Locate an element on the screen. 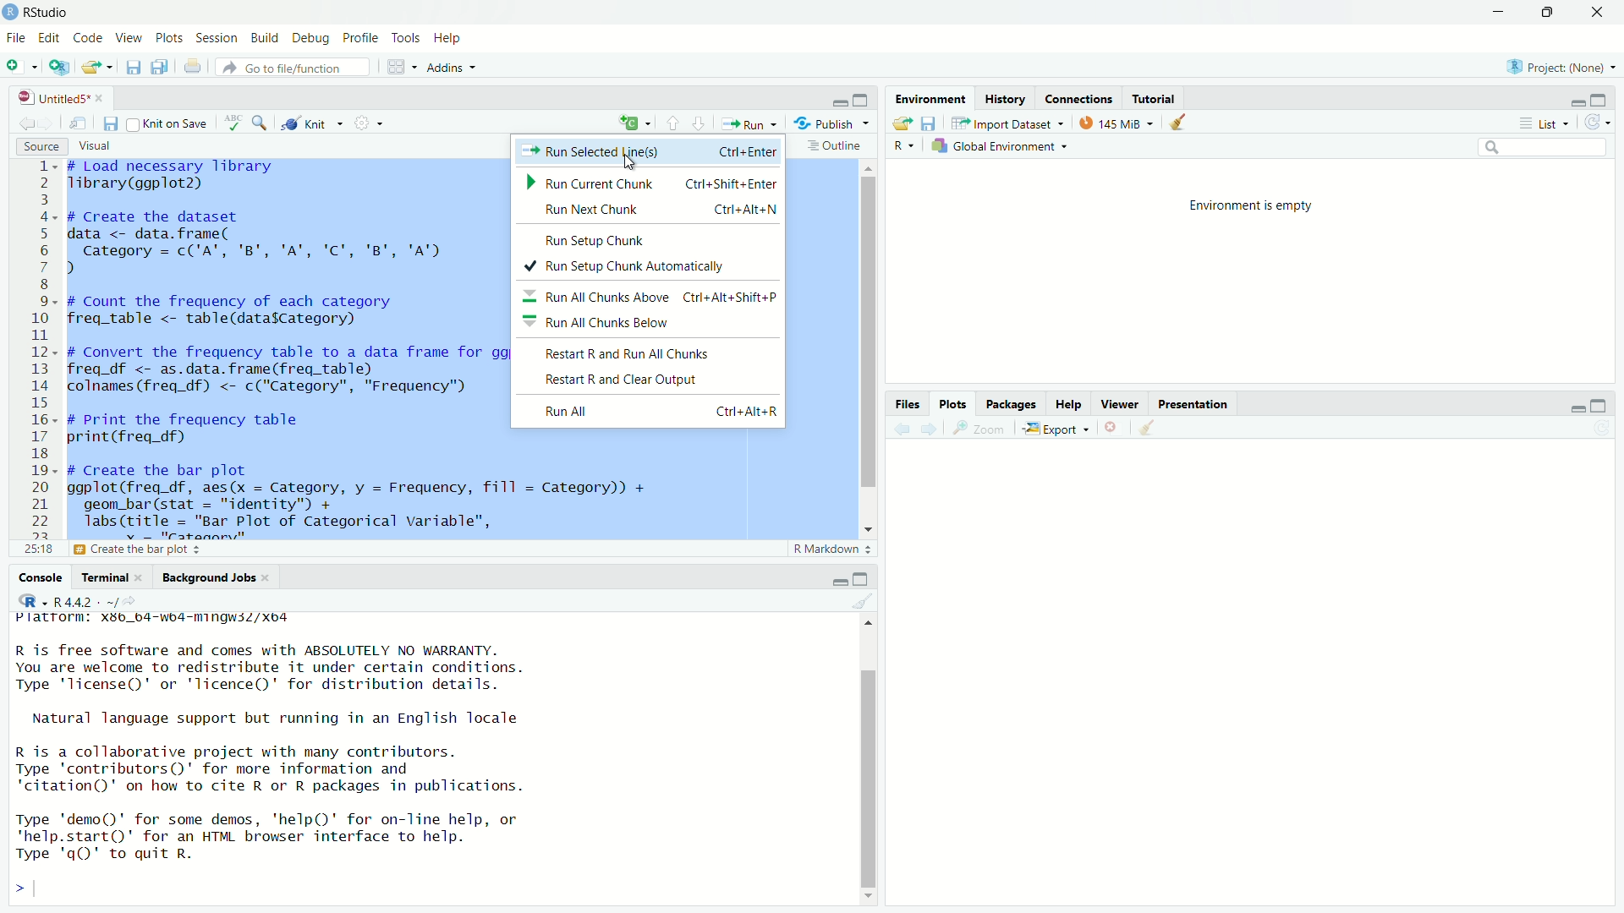 The width and height of the screenshot is (1624, 913). maximize is located at coordinates (1552, 14).